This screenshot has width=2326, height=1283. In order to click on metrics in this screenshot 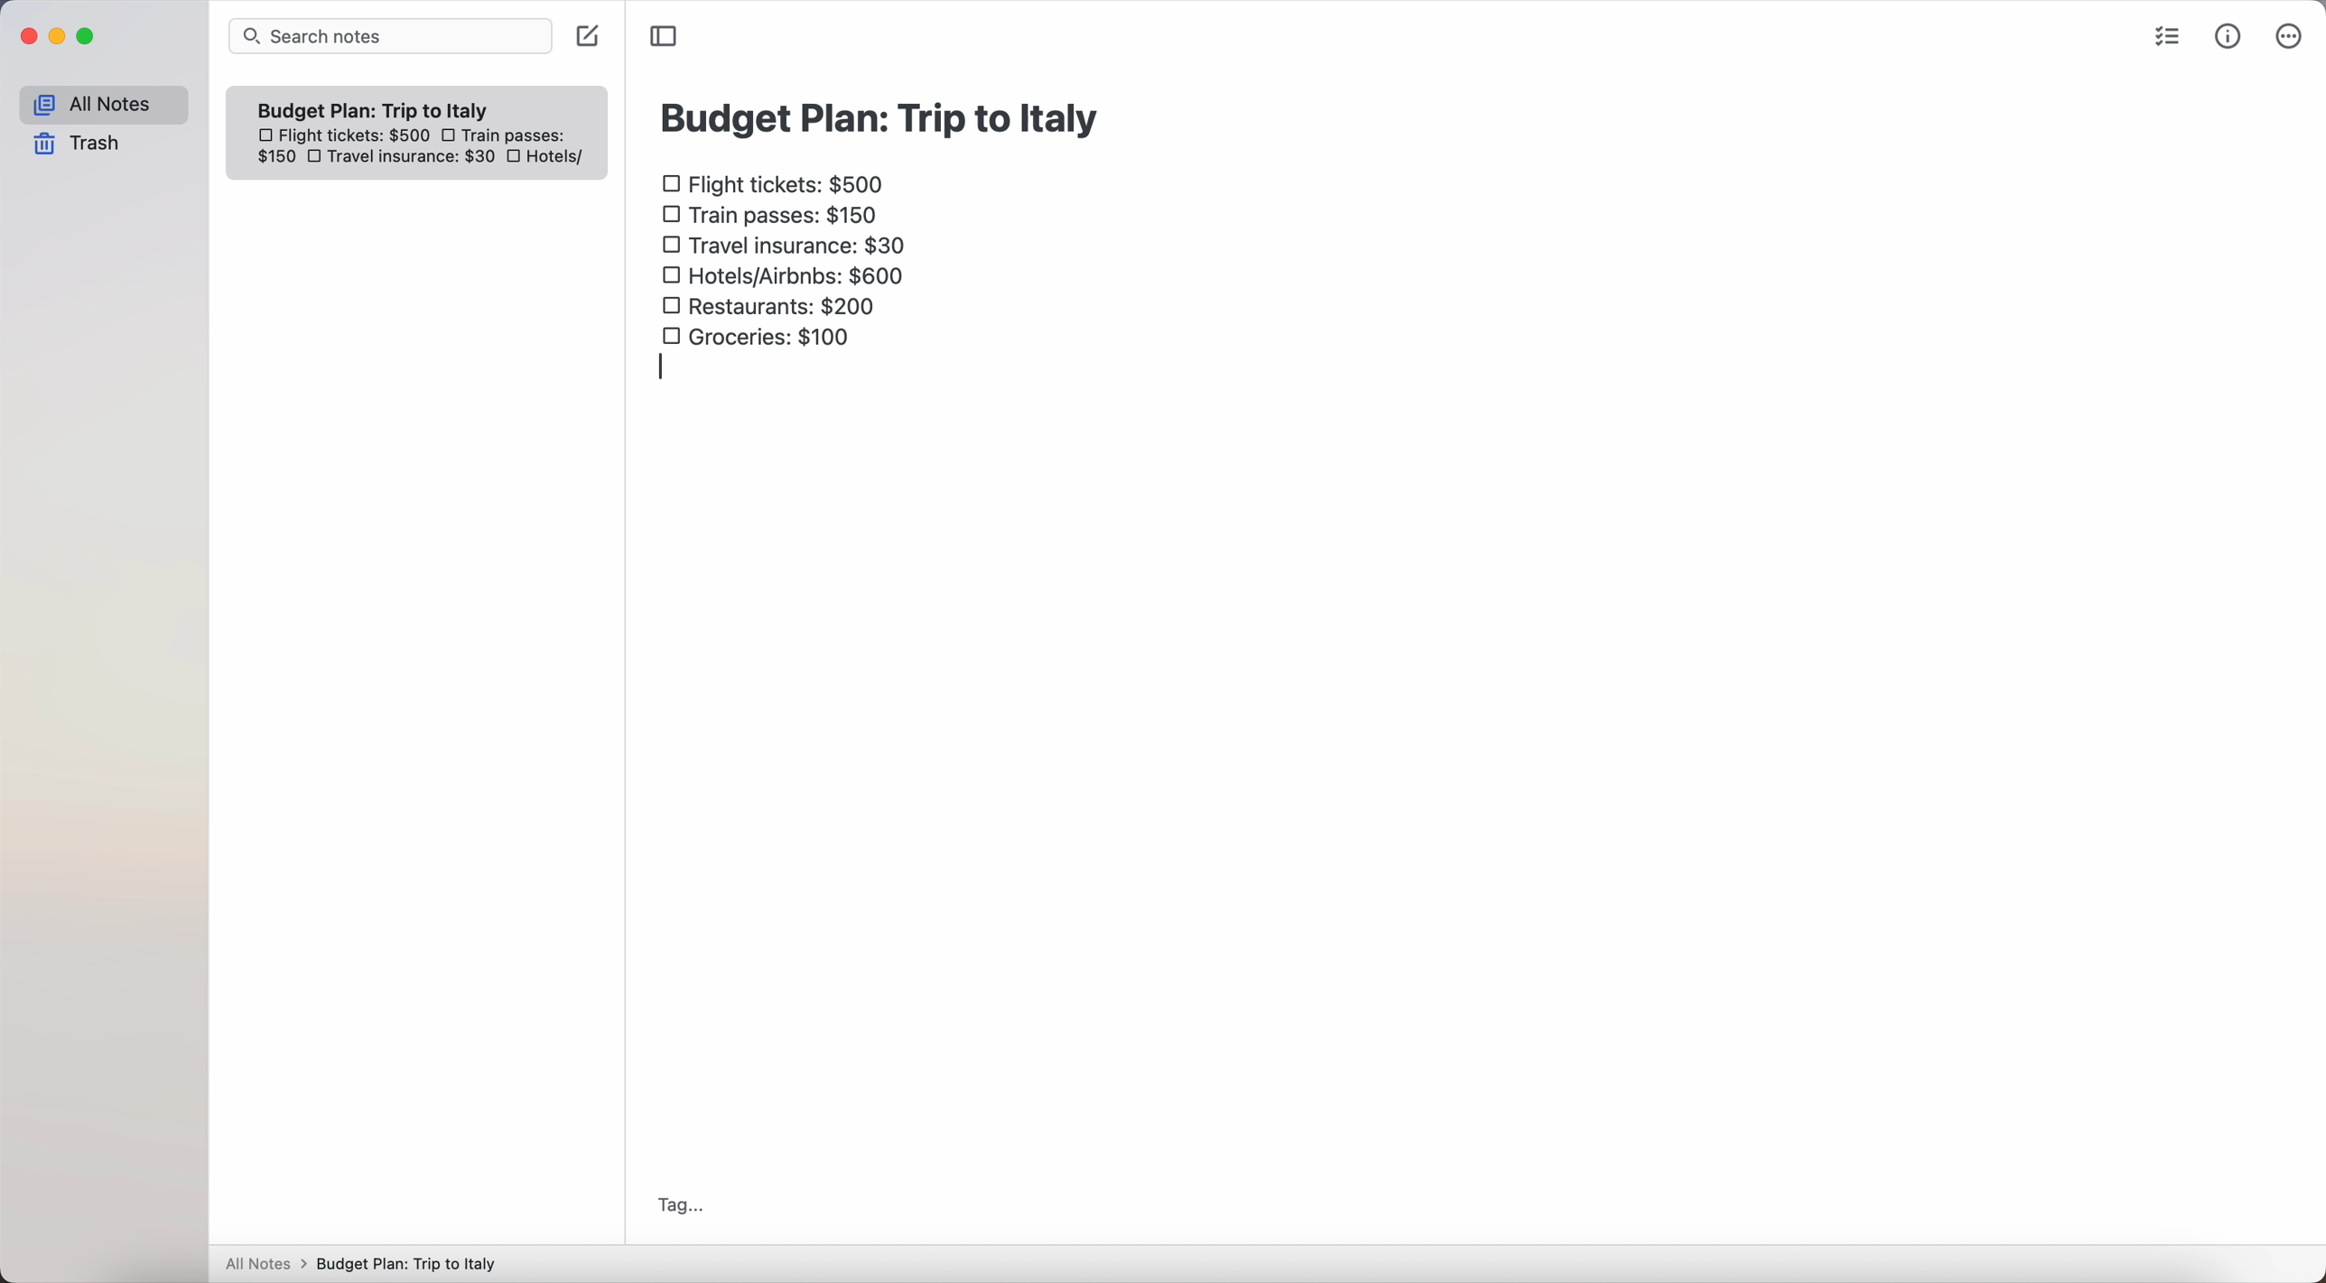, I will do `click(2228, 39)`.